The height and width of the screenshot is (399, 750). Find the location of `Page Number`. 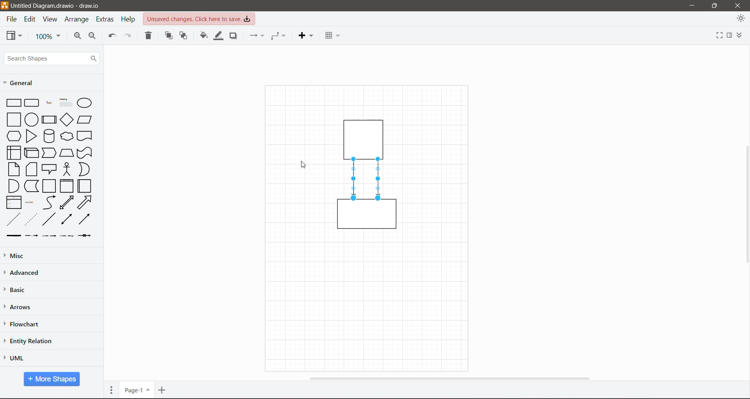

Page Number is located at coordinates (136, 390).